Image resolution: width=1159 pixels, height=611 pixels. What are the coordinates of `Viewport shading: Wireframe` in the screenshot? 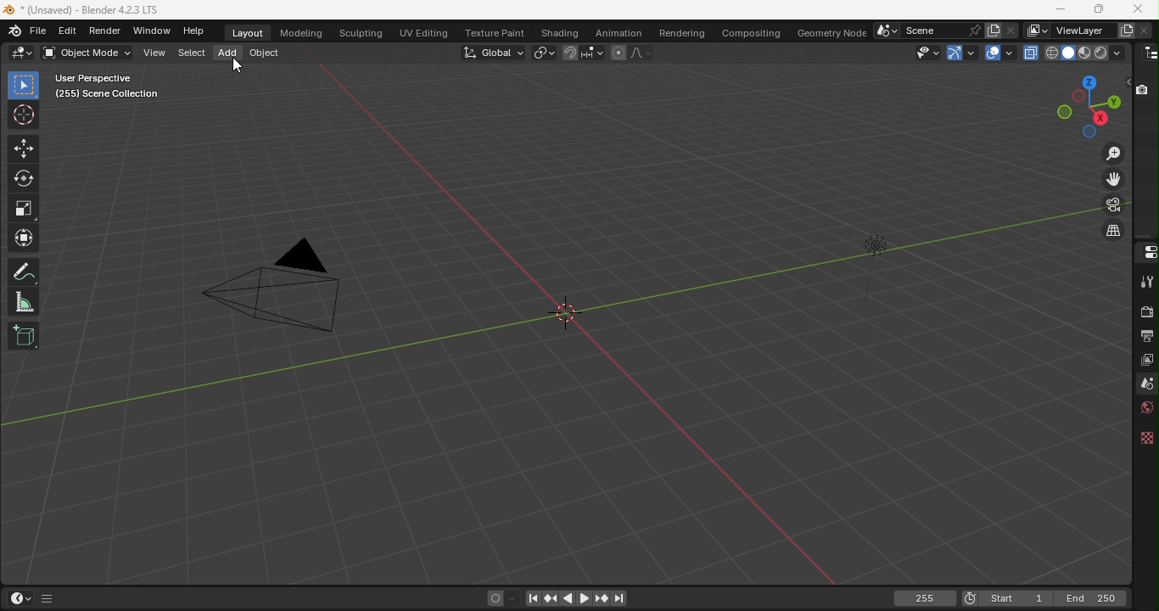 It's located at (1051, 52).